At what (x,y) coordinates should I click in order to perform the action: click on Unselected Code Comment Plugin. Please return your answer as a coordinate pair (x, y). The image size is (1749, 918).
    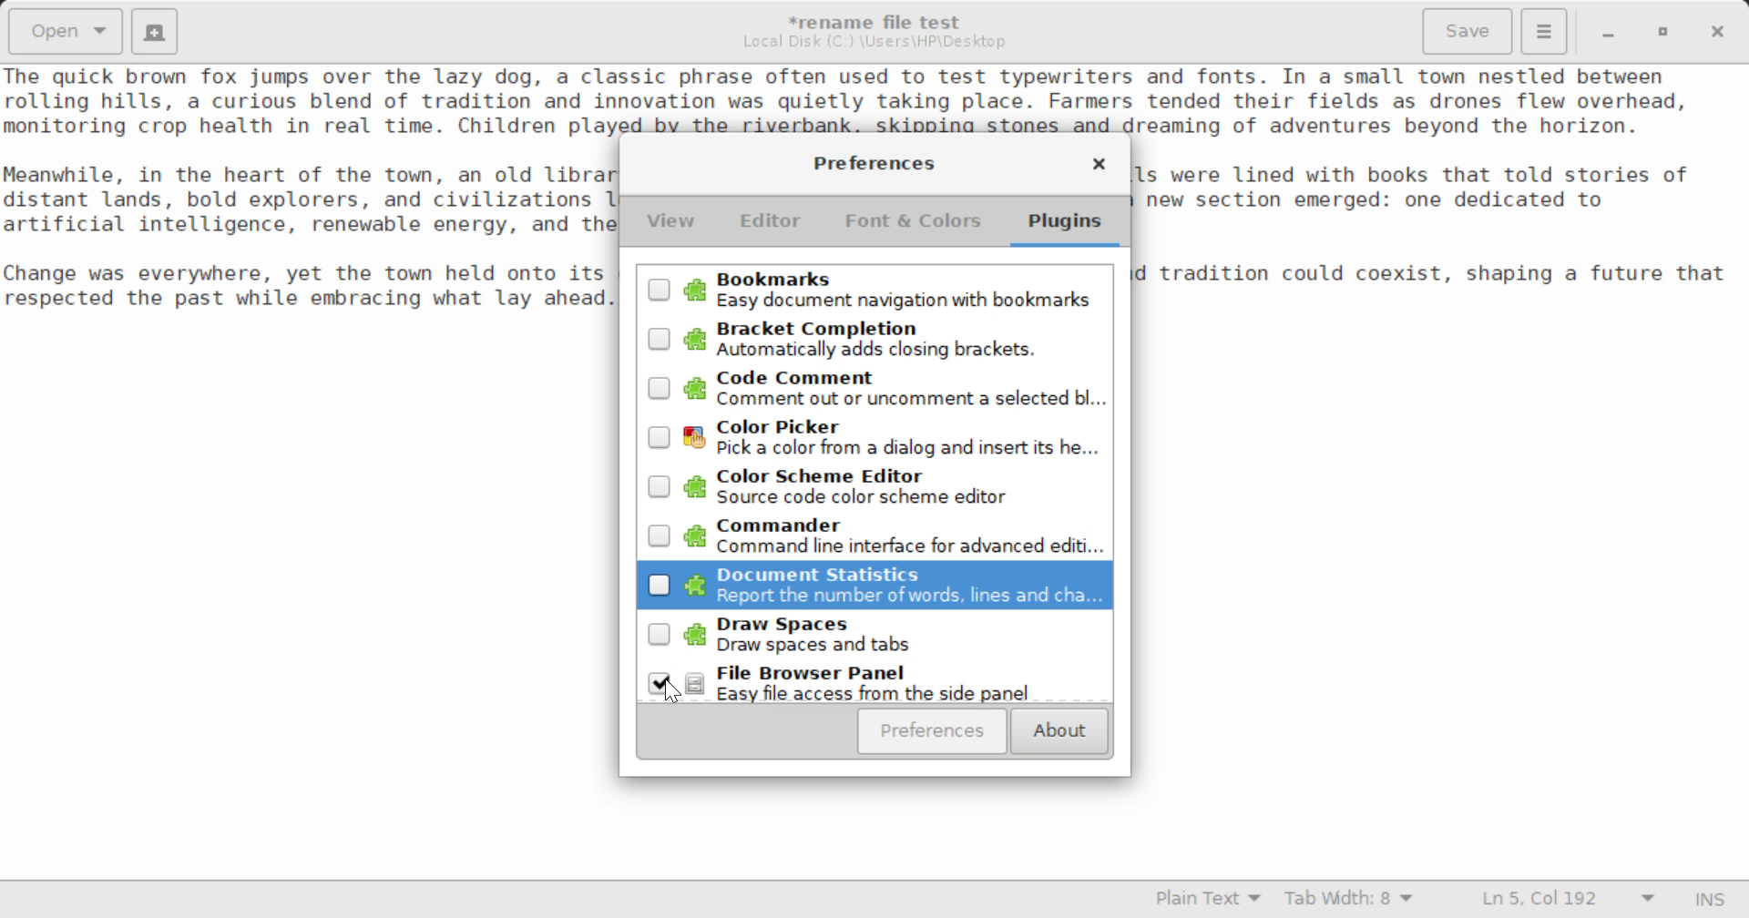
    Looking at the image, I should click on (880, 390).